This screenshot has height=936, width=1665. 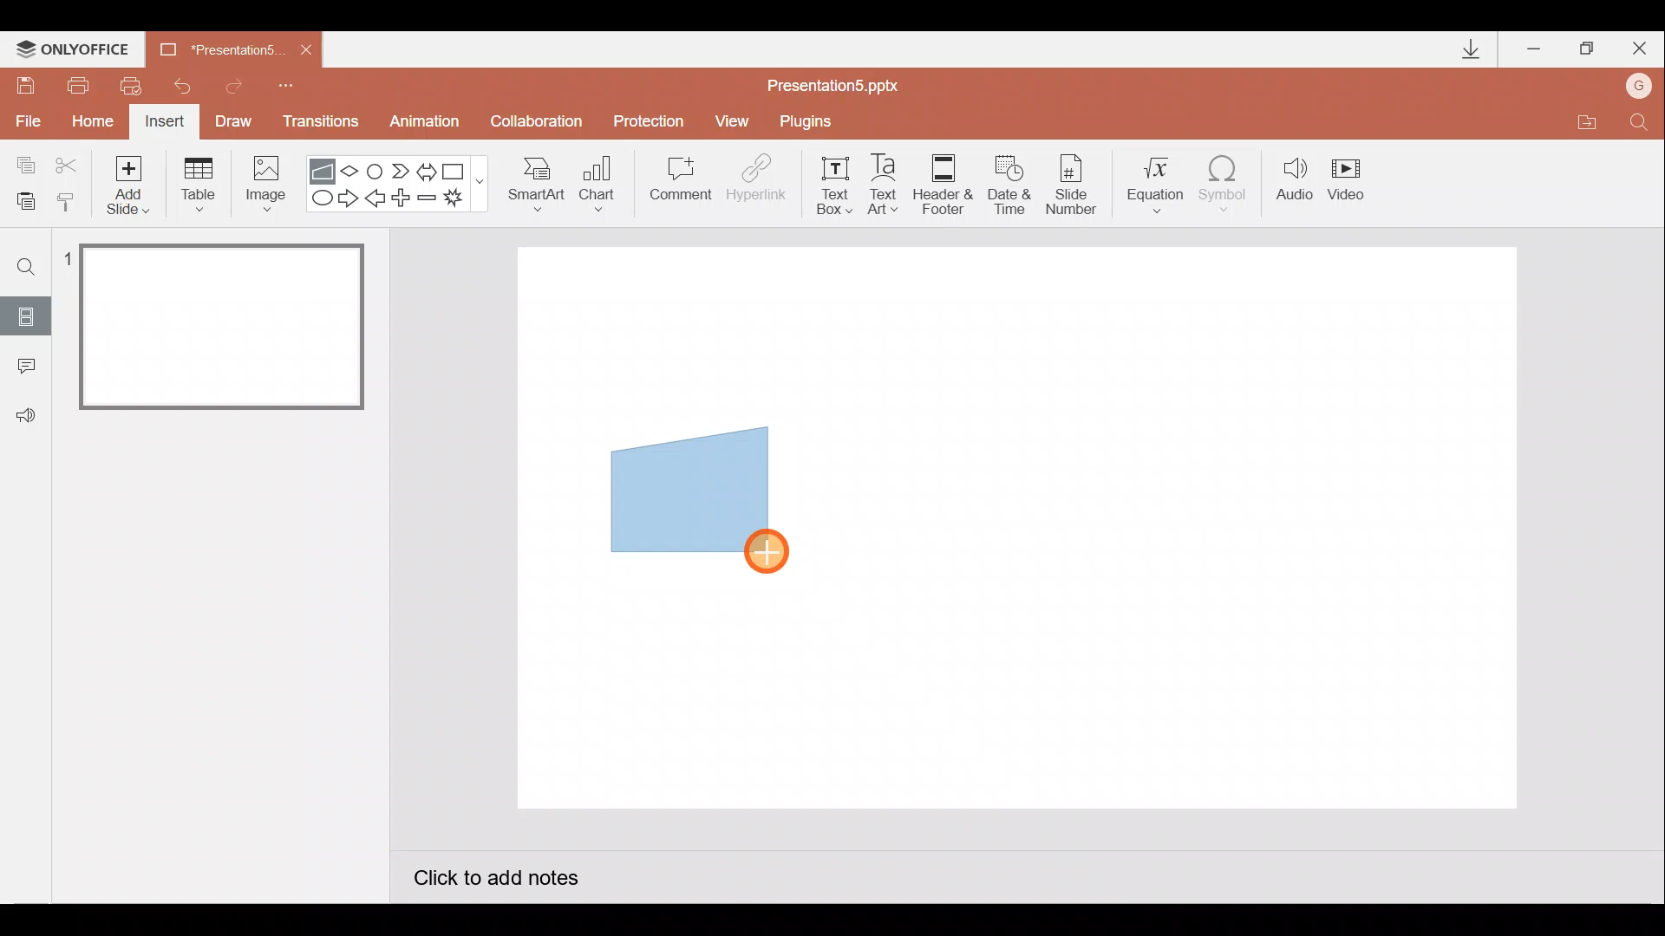 I want to click on Date & time, so click(x=1008, y=180).